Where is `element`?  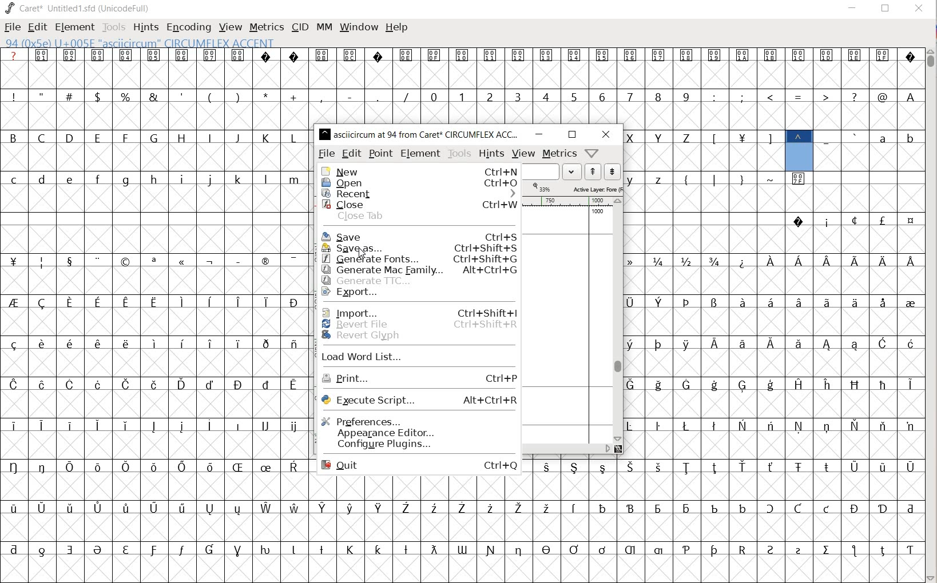
element is located at coordinates (420, 153).